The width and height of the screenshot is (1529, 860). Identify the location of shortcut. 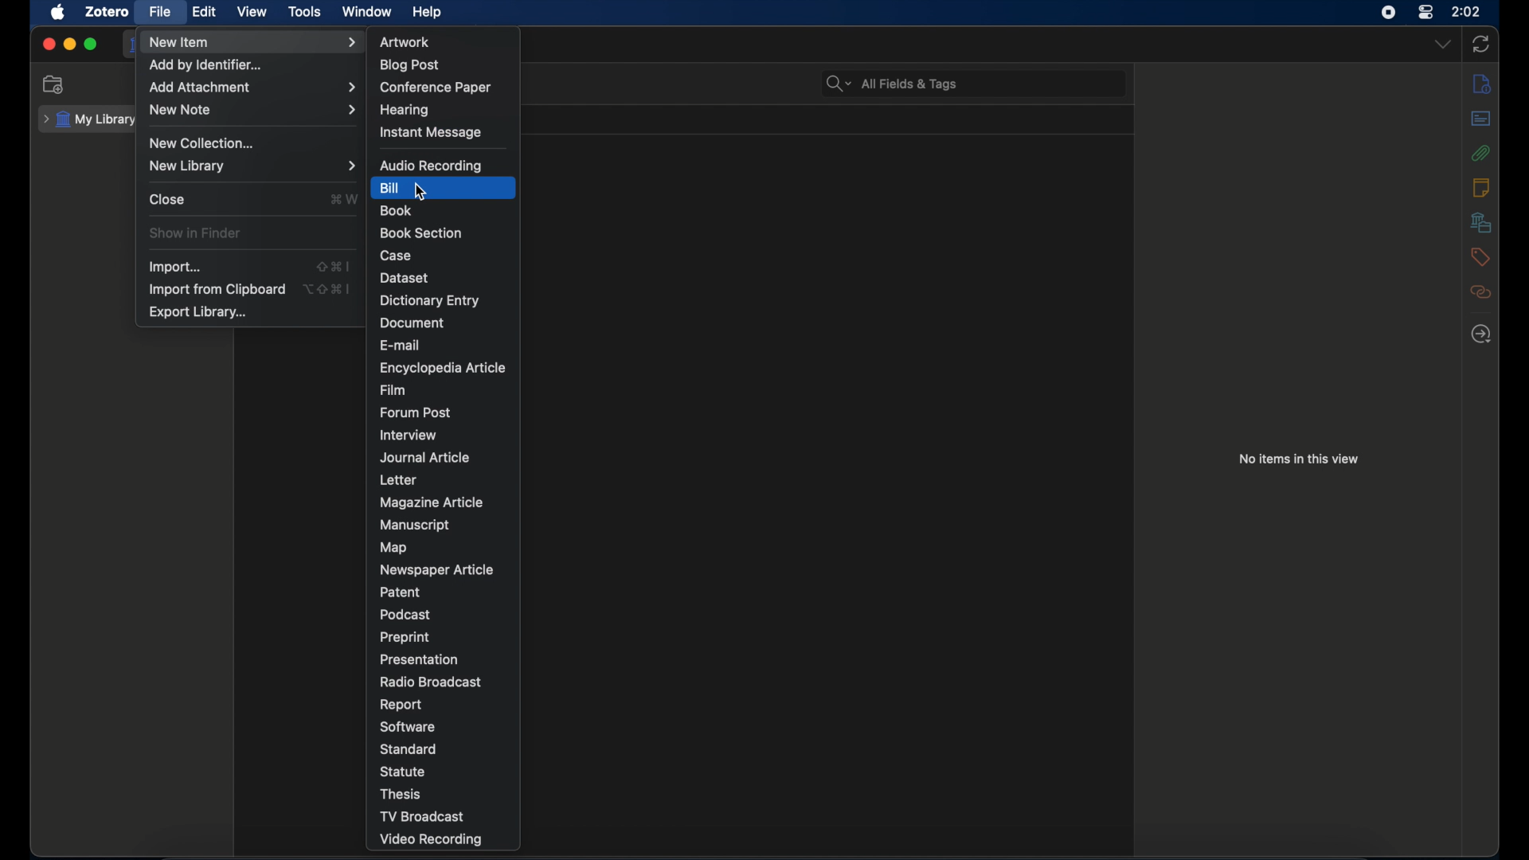
(344, 199).